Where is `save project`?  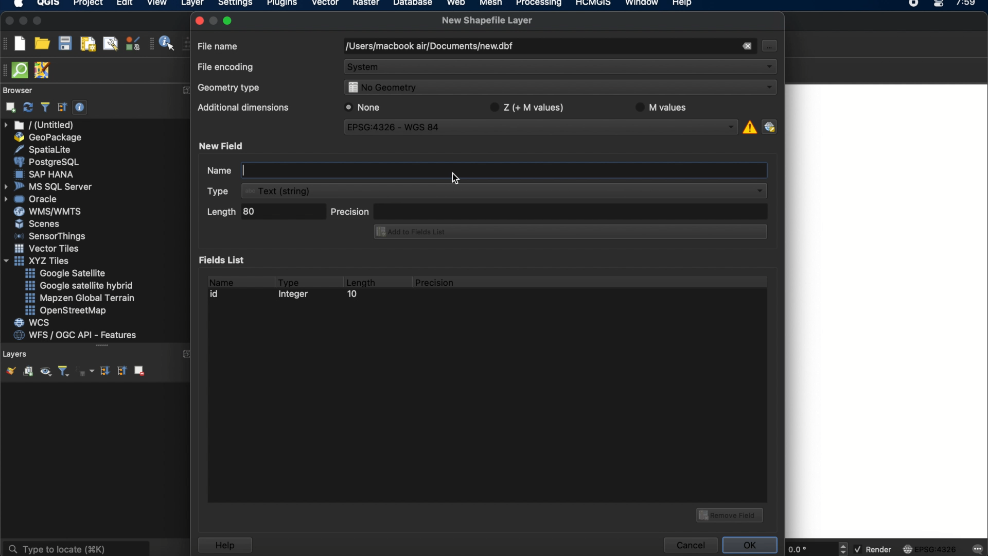 save project is located at coordinates (64, 44).